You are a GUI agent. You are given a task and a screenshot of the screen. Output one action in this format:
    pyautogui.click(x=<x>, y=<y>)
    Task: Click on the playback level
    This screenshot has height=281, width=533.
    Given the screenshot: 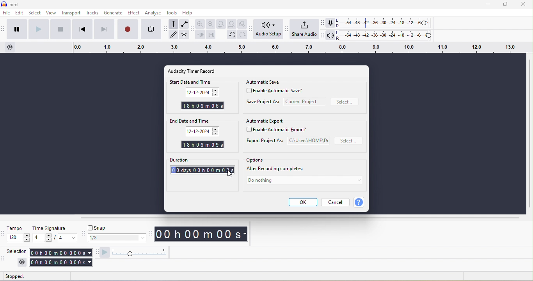 What is the action you would take?
    pyautogui.click(x=387, y=35)
    